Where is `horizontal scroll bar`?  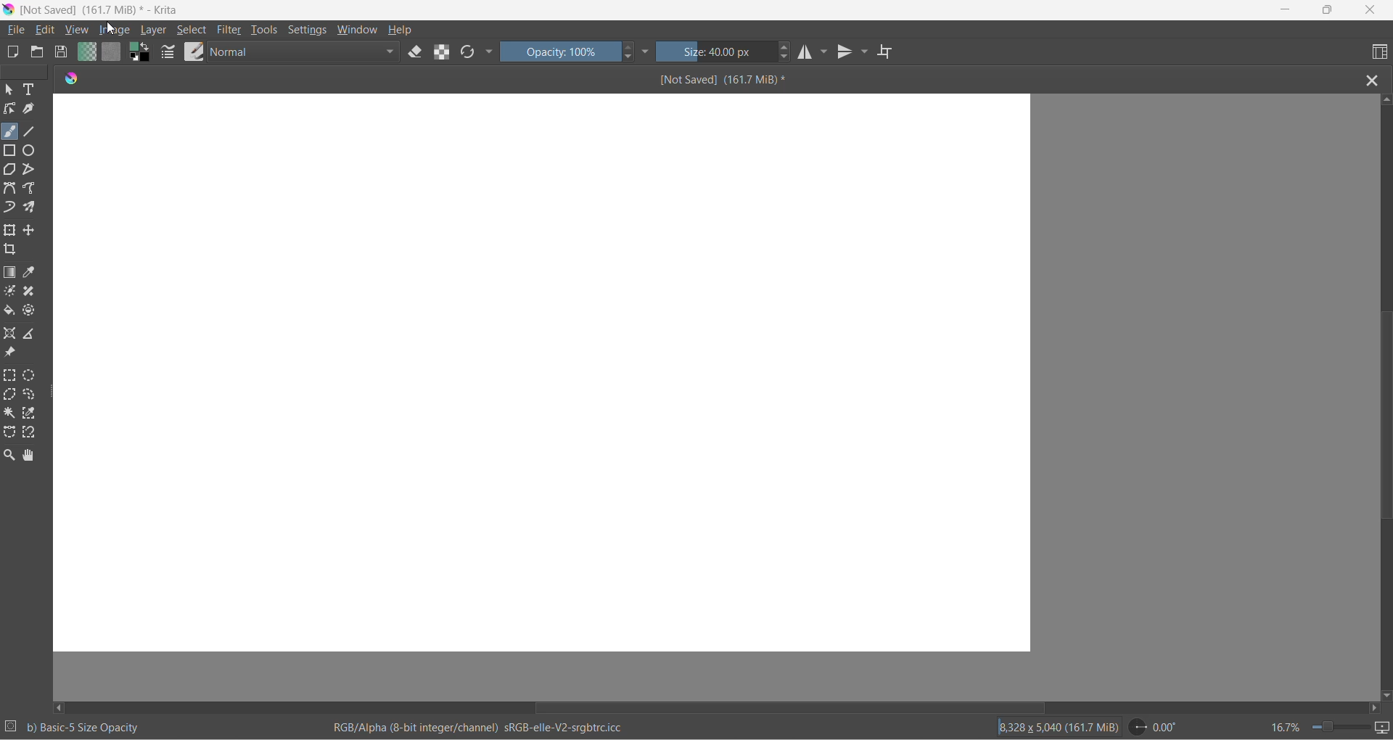
horizontal scroll bar is located at coordinates (789, 703).